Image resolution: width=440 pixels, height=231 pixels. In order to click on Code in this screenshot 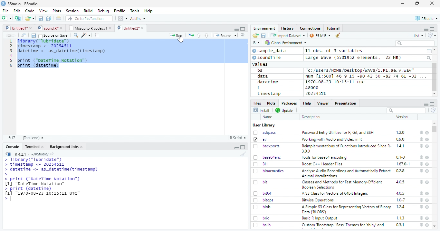, I will do `click(29, 11)`.